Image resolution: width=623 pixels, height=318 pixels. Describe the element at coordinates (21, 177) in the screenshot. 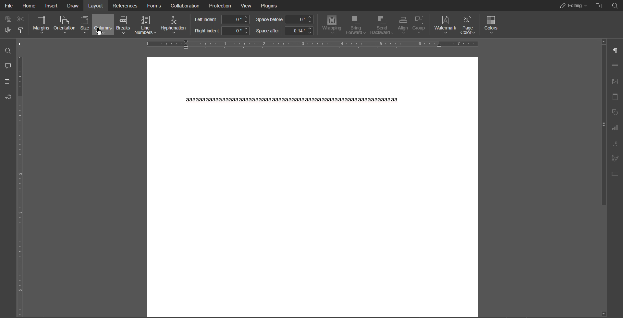

I see `Vertical Ruler` at that location.